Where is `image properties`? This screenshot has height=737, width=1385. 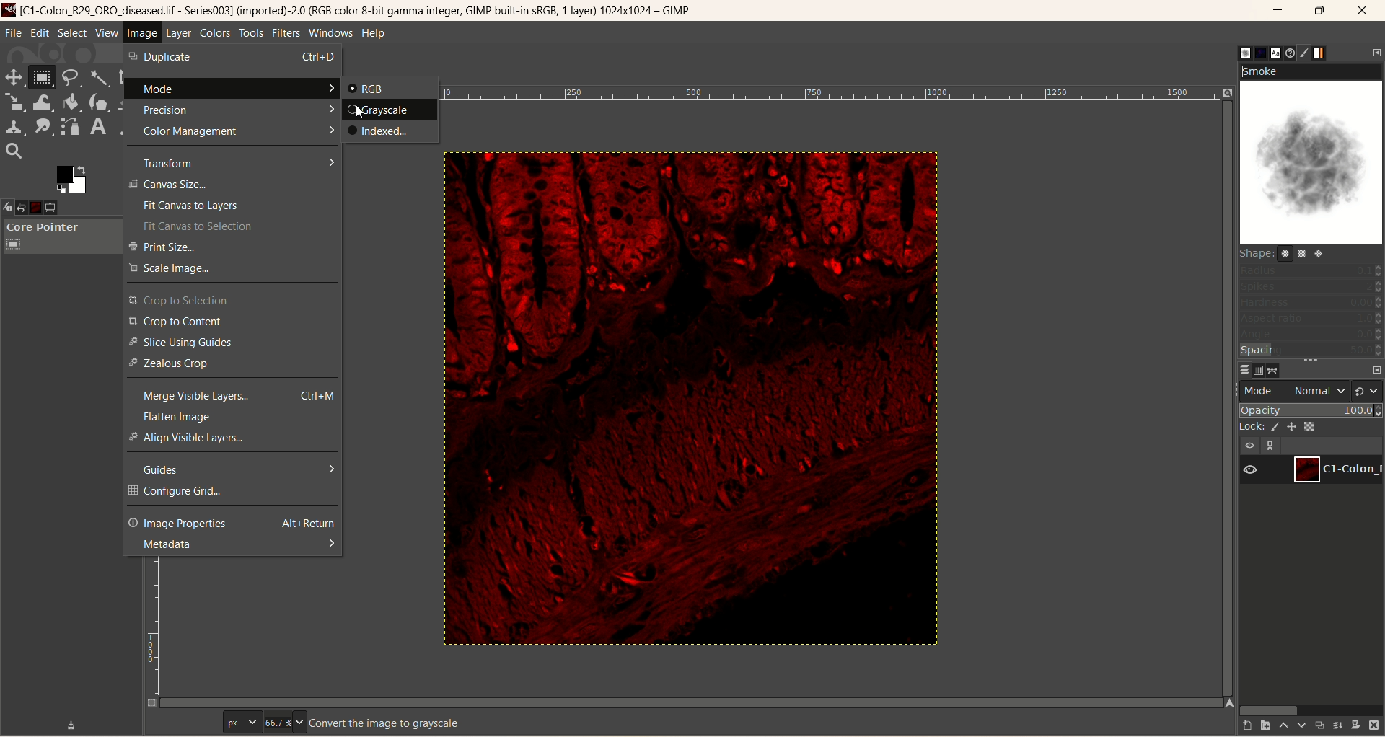 image properties is located at coordinates (232, 524).